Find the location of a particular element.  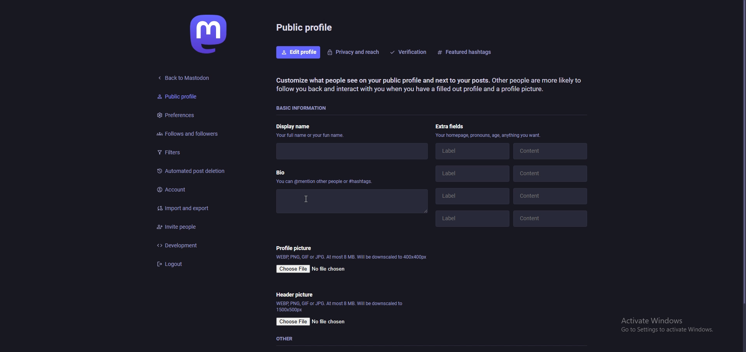

content is located at coordinates (551, 196).